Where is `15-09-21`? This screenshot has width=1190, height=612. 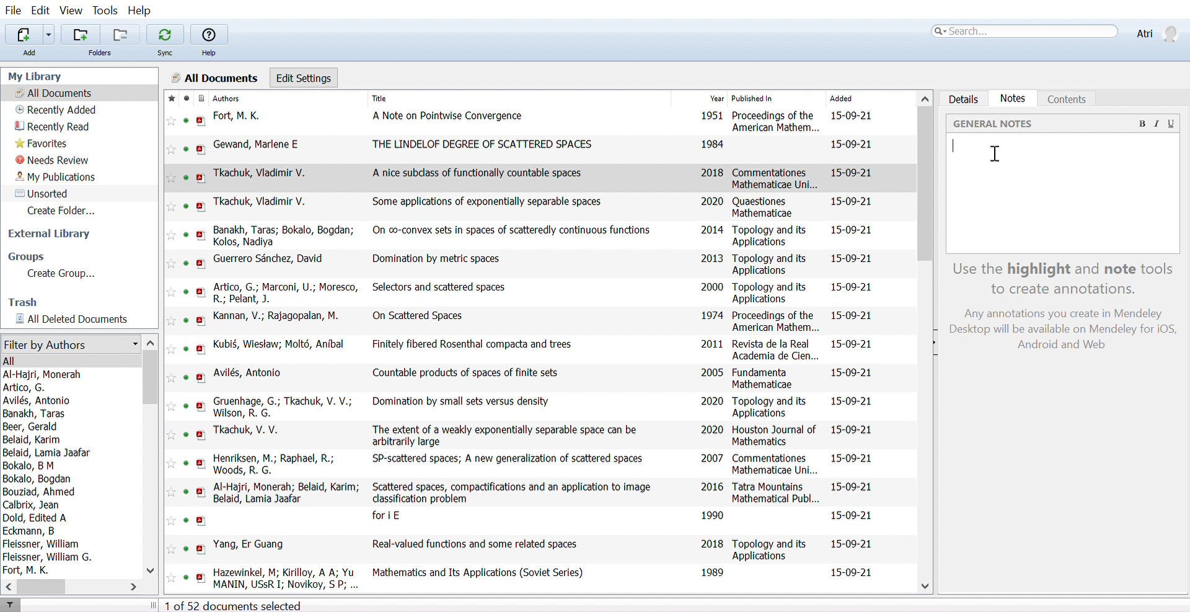 15-09-21 is located at coordinates (854, 173).